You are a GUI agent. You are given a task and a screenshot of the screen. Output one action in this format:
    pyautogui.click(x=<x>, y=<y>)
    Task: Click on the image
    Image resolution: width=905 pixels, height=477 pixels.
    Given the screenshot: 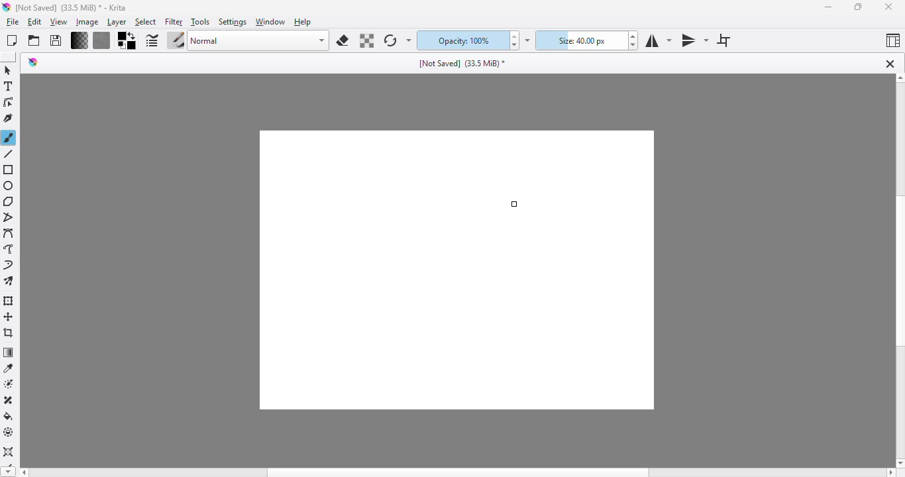 What is the action you would take?
    pyautogui.click(x=87, y=22)
    